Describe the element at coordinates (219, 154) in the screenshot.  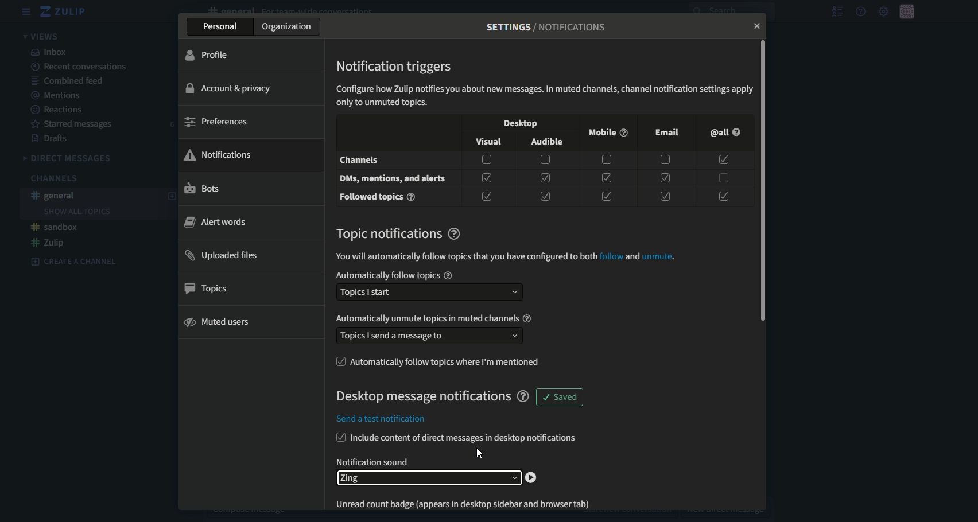
I see `notifications` at that location.